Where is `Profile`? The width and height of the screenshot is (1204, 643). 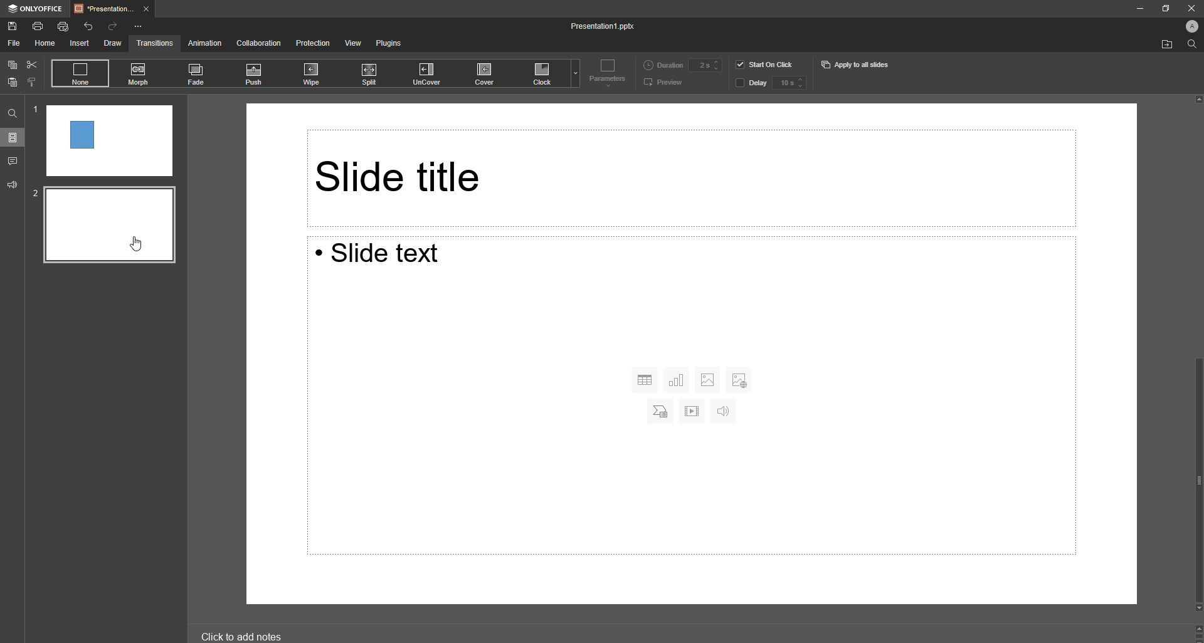 Profile is located at coordinates (1187, 26).